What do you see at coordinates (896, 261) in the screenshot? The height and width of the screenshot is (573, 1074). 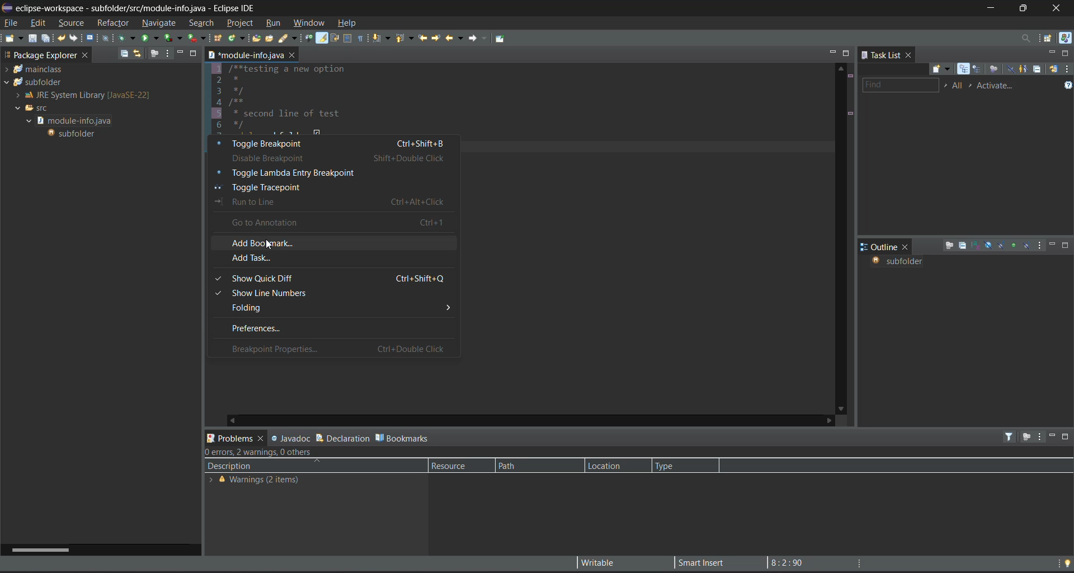 I see `subfolder` at bounding box center [896, 261].